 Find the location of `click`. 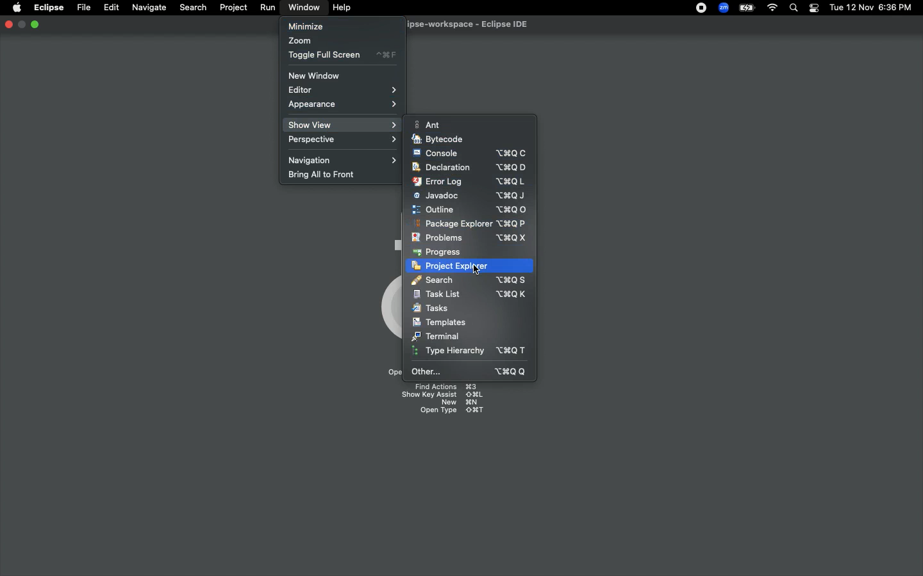

click is located at coordinates (482, 268).